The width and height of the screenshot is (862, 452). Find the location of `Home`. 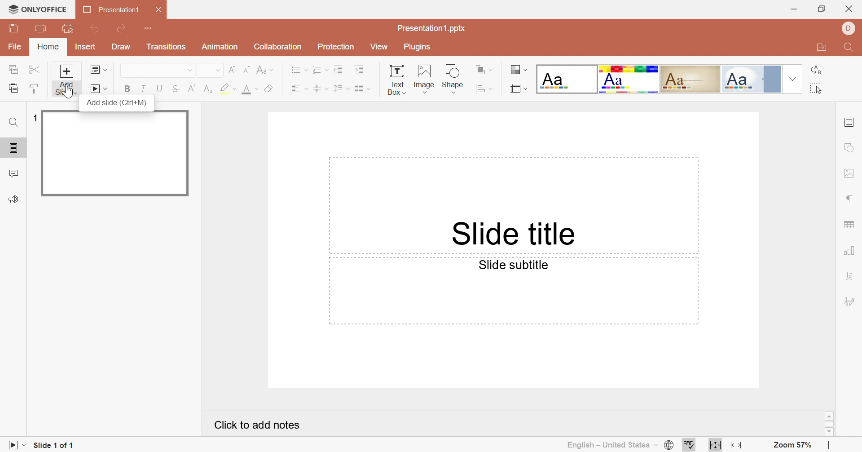

Home is located at coordinates (50, 47).